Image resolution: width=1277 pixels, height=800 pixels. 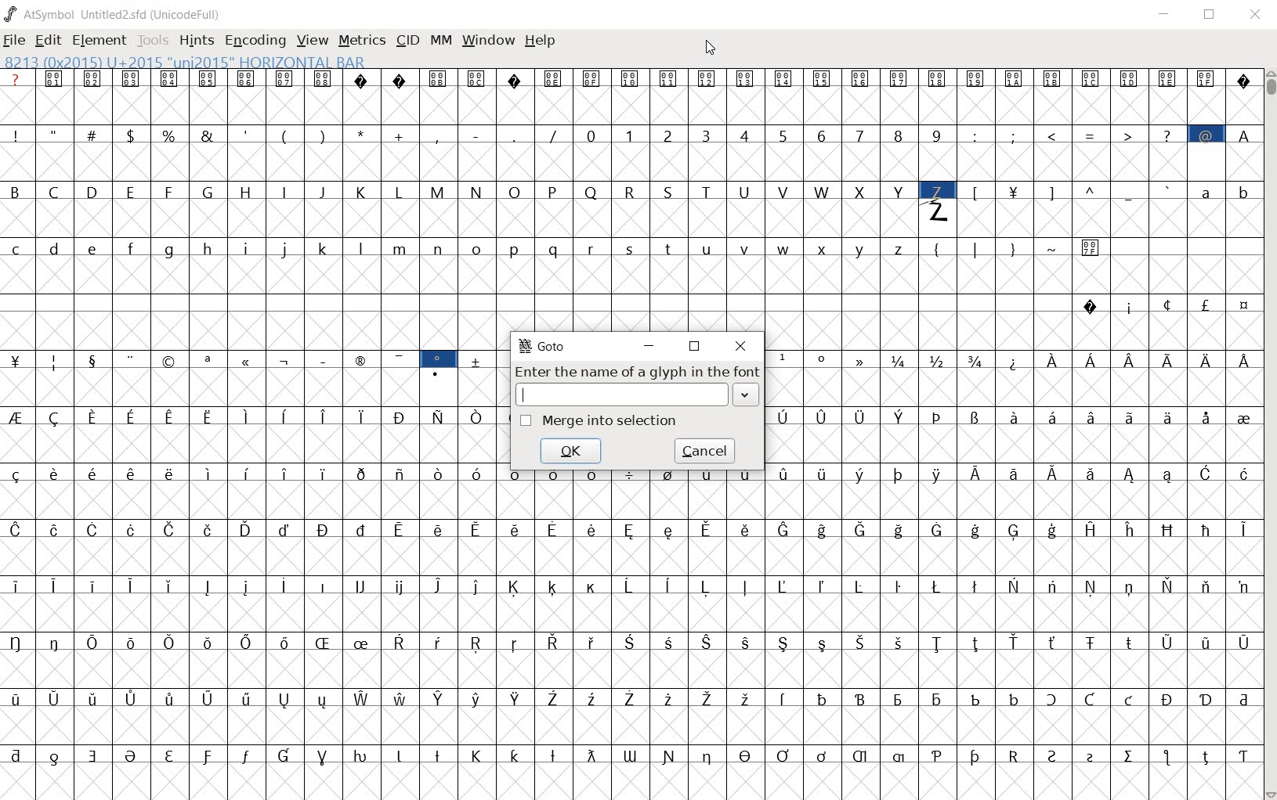 What do you see at coordinates (711, 49) in the screenshot?
I see `CURSOR` at bounding box center [711, 49].